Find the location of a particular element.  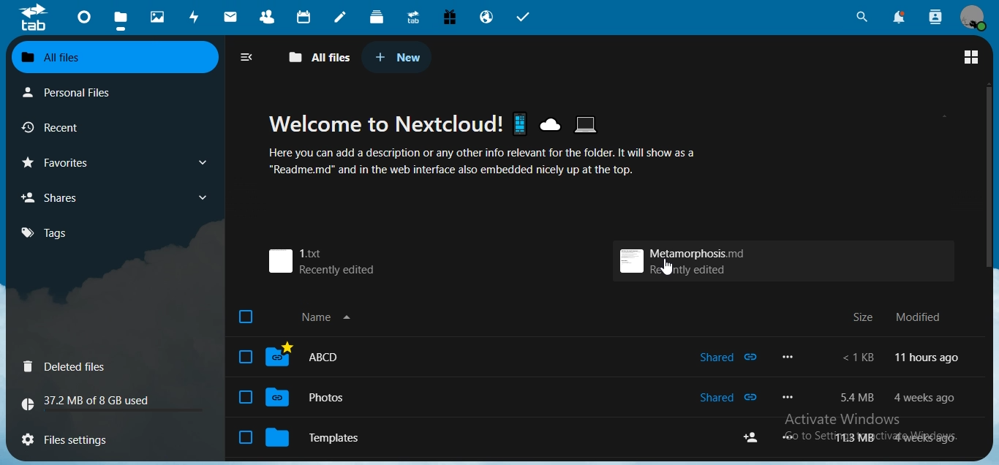

notes is located at coordinates (340, 18).